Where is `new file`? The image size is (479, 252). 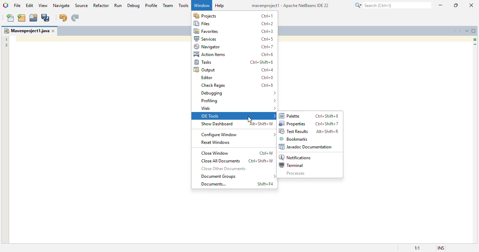 new file is located at coordinates (11, 18).